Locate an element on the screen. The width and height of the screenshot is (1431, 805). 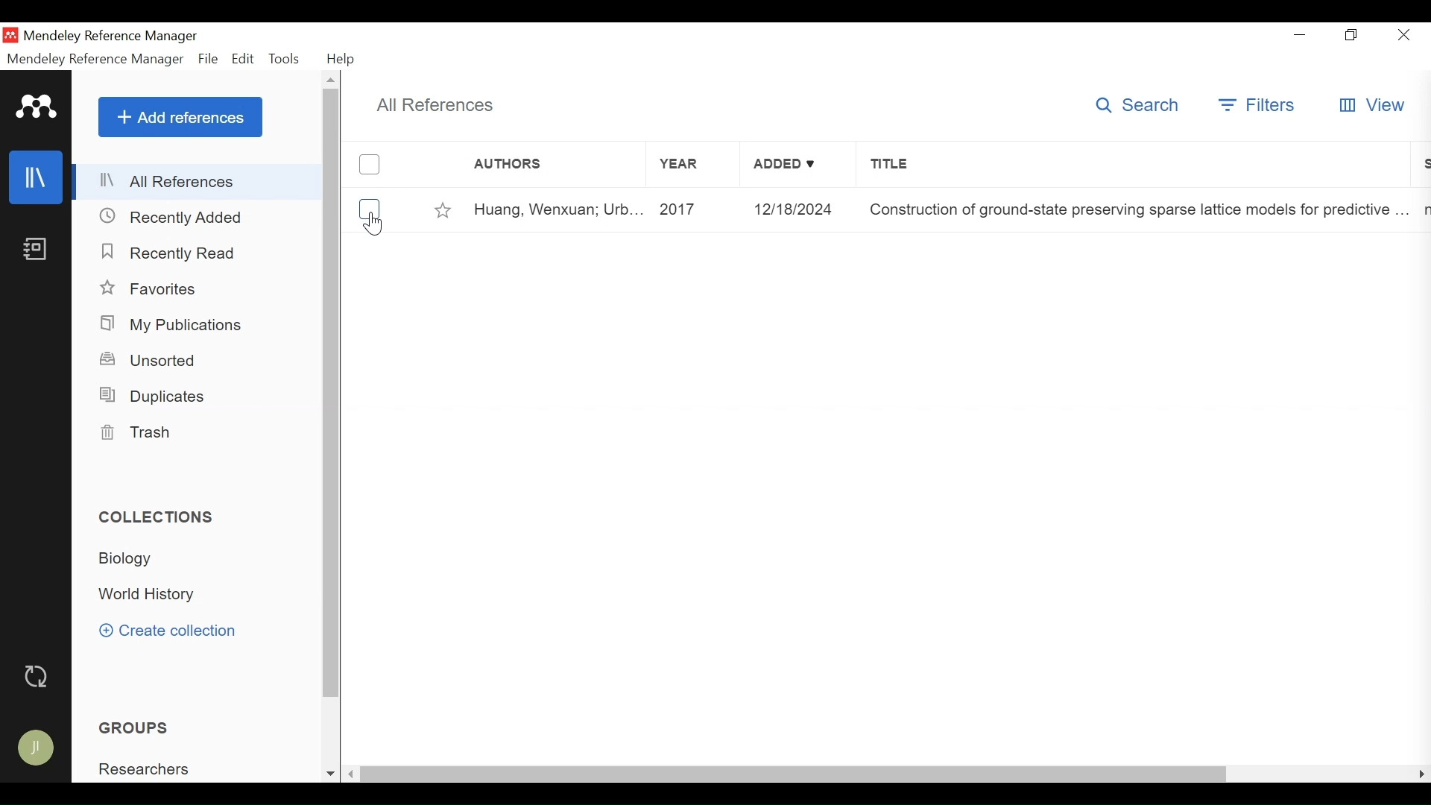
Scroll Left is located at coordinates (352, 774).